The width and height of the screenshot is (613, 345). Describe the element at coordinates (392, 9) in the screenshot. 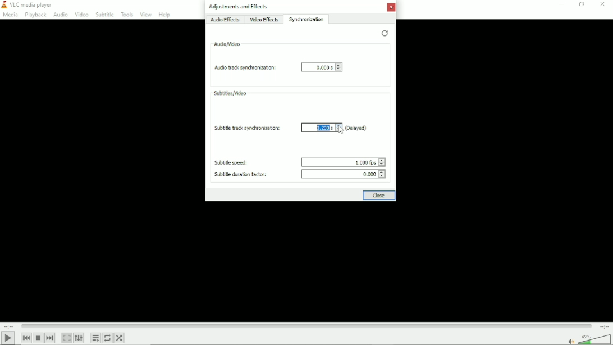

I see `Close` at that location.